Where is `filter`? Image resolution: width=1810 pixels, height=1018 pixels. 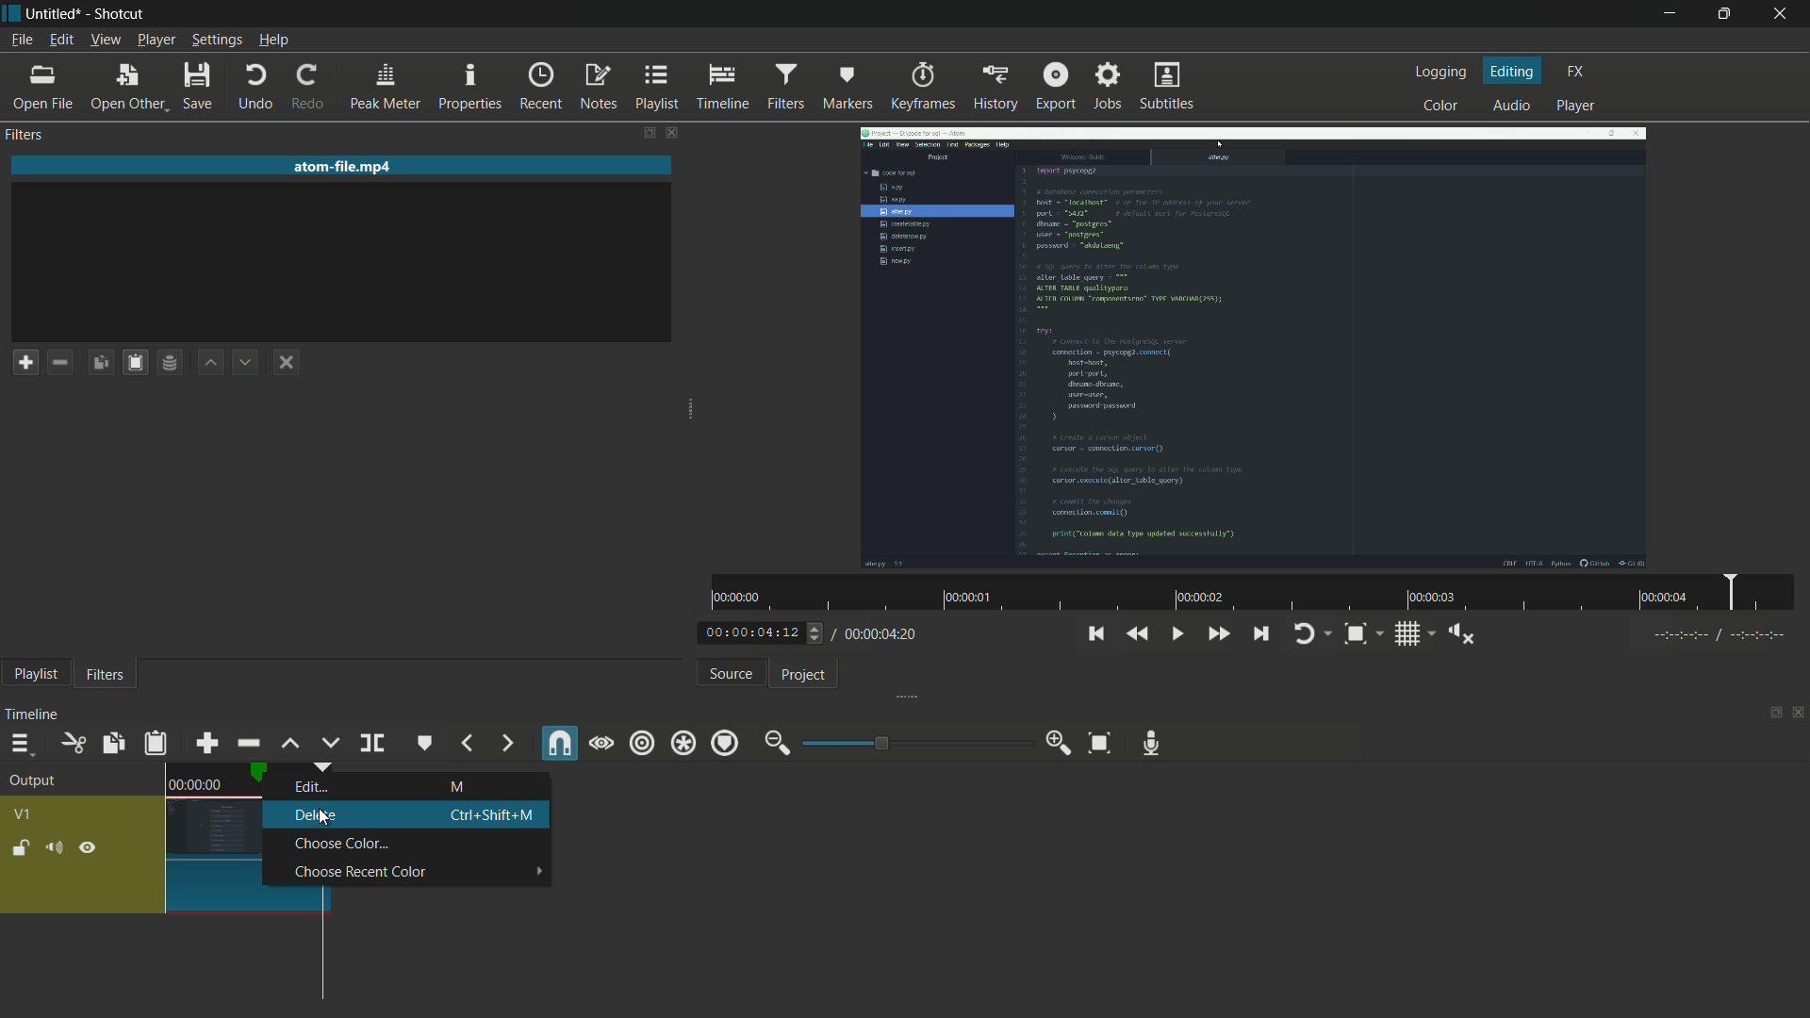
filter is located at coordinates (788, 87).